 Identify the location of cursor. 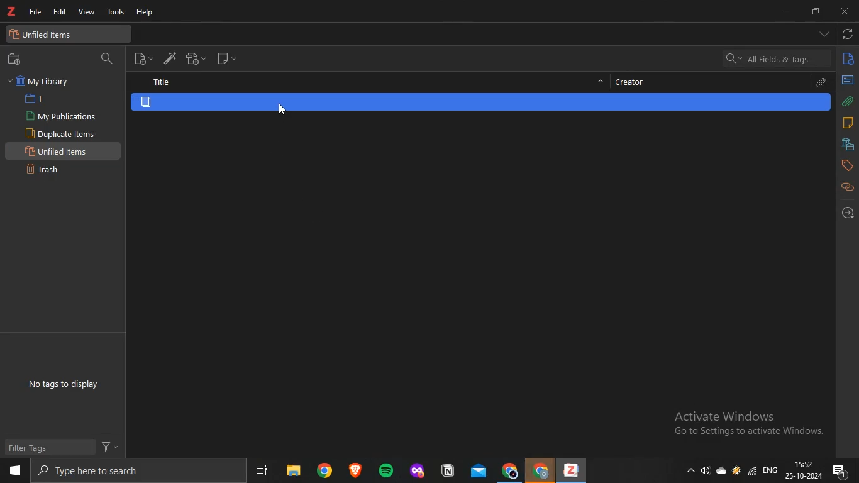
(282, 111).